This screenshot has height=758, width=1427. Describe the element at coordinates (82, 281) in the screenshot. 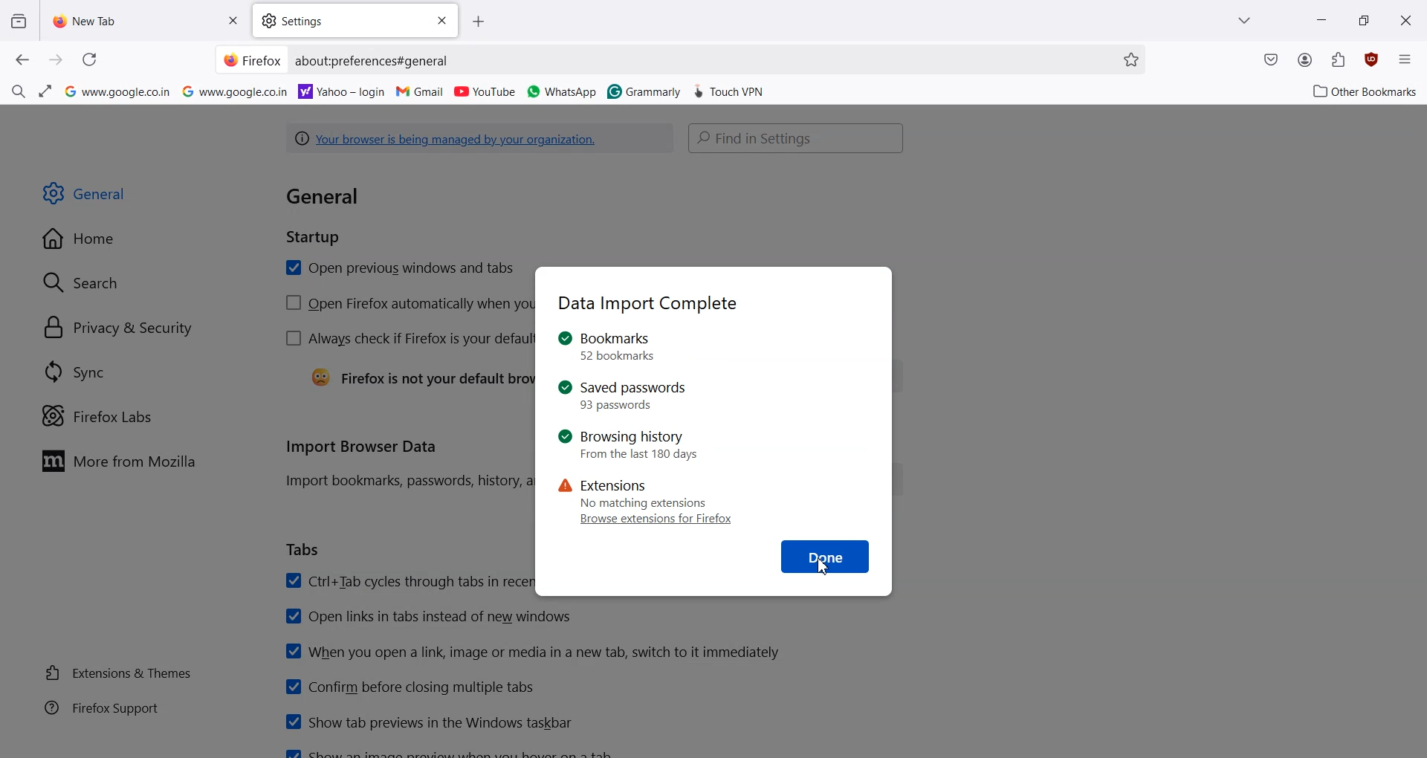

I see `Search` at that location.